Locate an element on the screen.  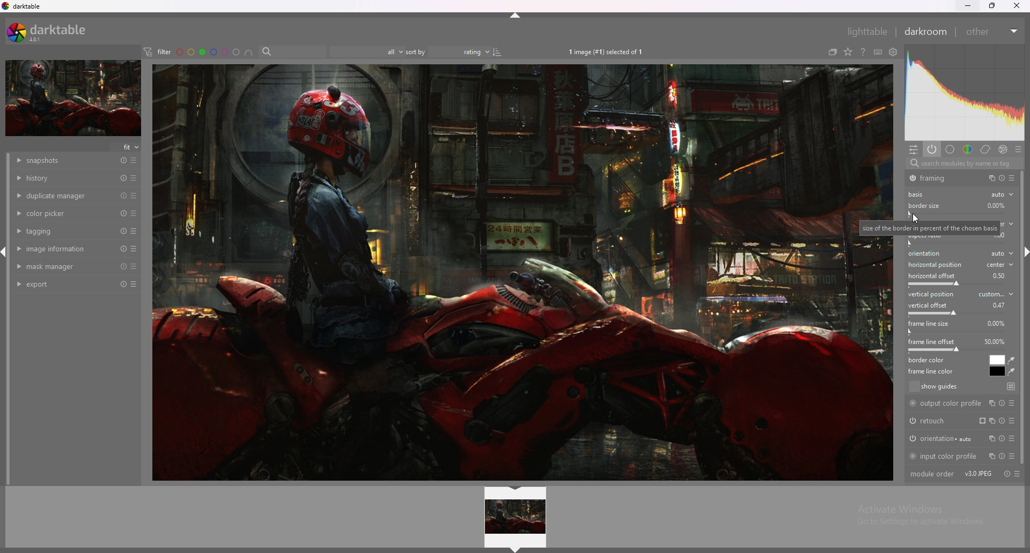
target image is located at coordinates (501, 272).